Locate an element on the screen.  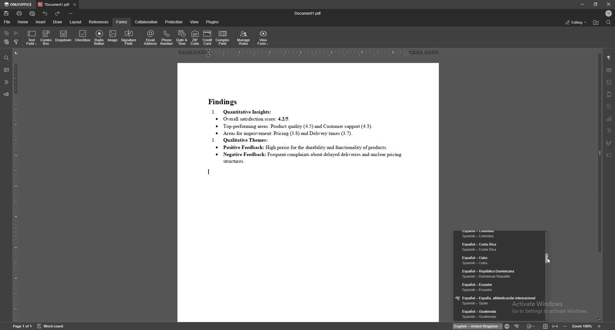
table is located at coordinates (609, 70).